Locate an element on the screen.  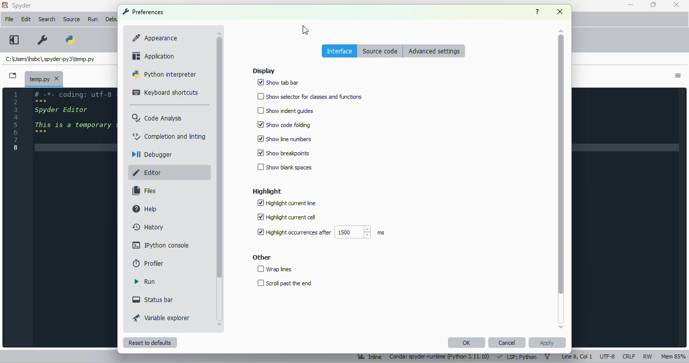
RW is located at coordinates (648, 356).